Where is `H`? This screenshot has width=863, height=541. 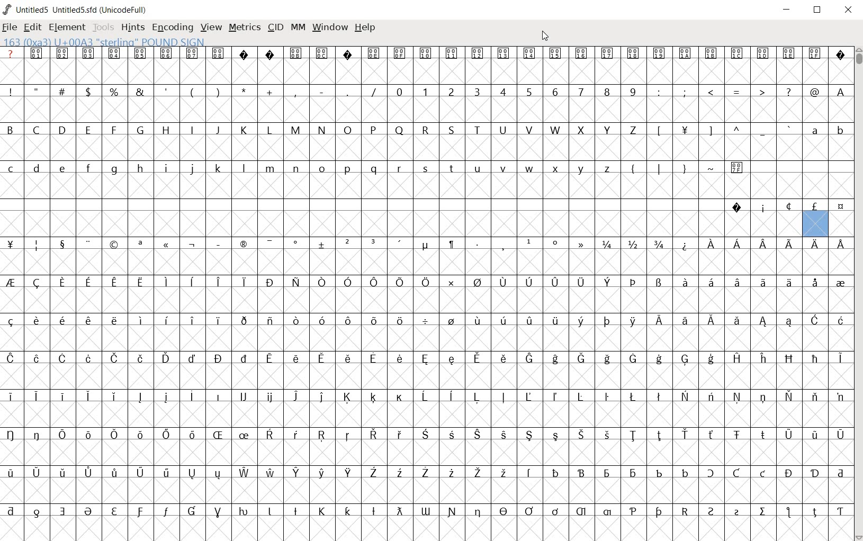
H is located at coordinates (166, 130).